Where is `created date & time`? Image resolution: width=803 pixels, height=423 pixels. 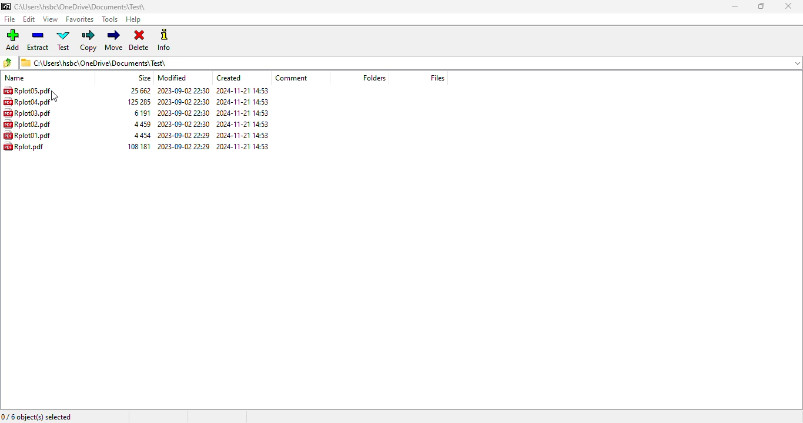
created date & time is located at coordinates (243, 146).